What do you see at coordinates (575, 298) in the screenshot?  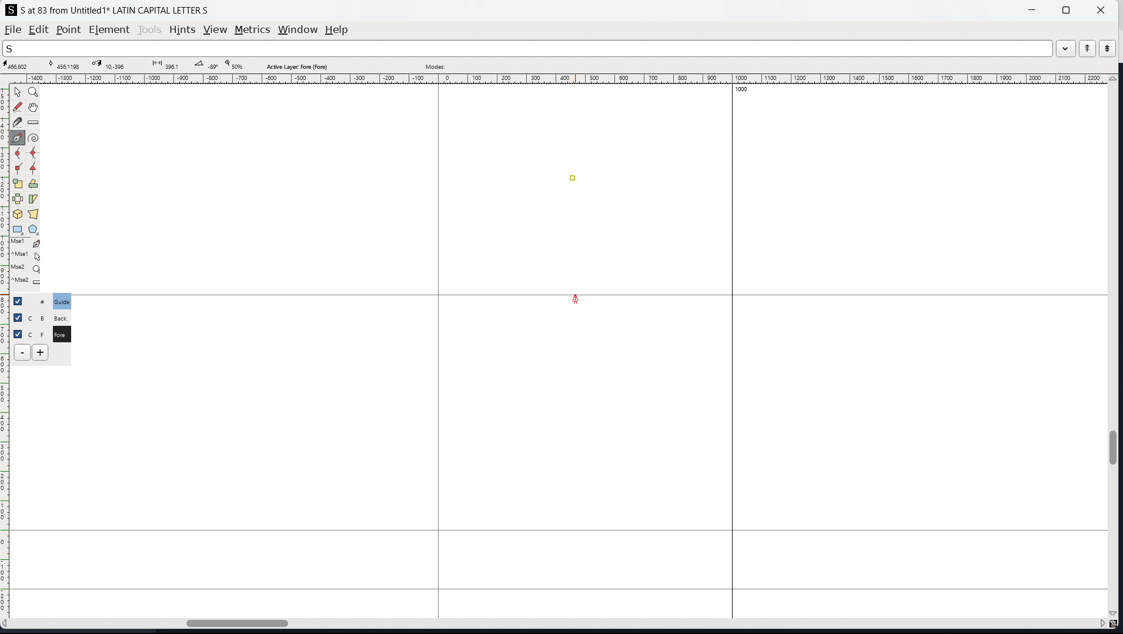 I see `Cursor` at bounding box center [575, 298].